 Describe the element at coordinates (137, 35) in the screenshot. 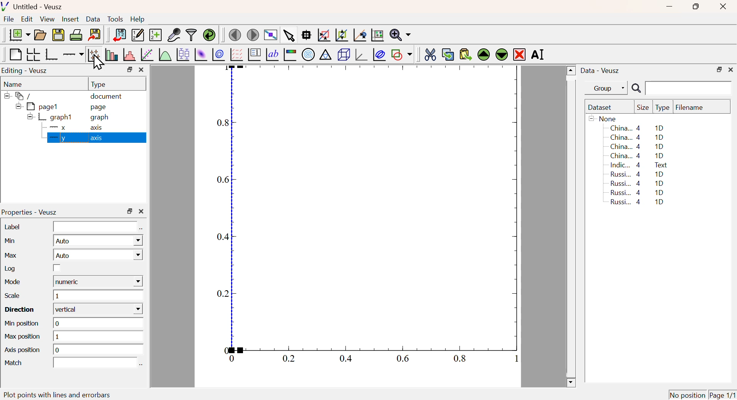

I see `Edit or add new data sets` at that location.